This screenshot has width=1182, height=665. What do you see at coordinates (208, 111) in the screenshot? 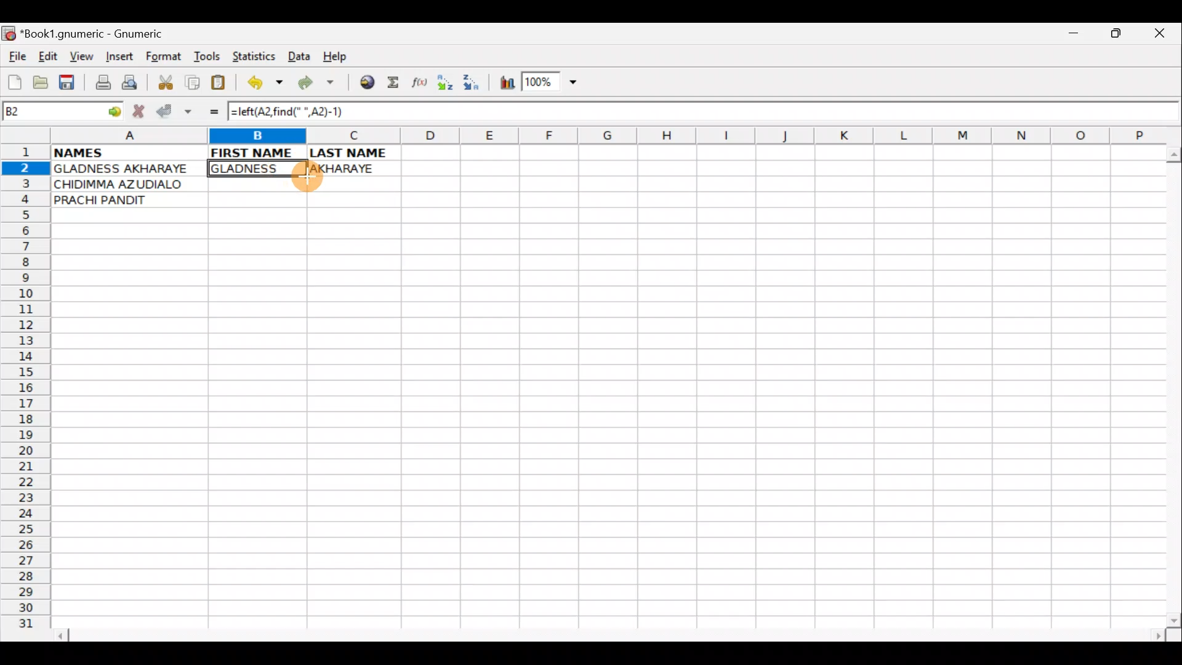
I see `Enter formula` at bounding box center [208, 111].